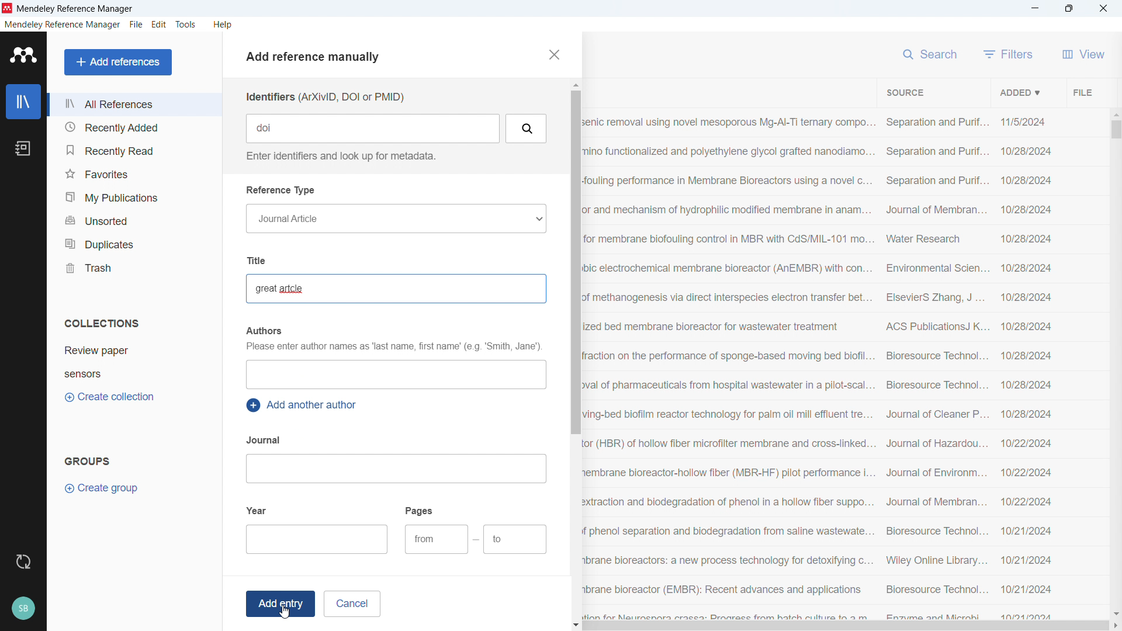 The image size is (1122, 631). Describe the element at coordinates (186, 25) in the screenshot. I see `Tools ` at that location.